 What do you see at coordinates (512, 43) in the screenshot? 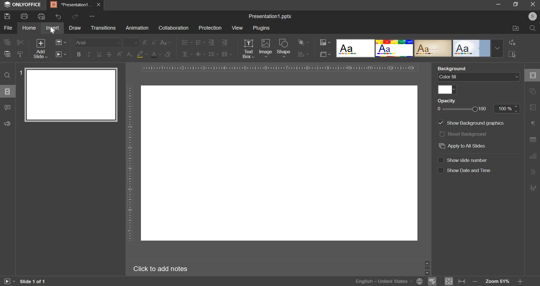
I see `replace` at bounding box center [512, 43].